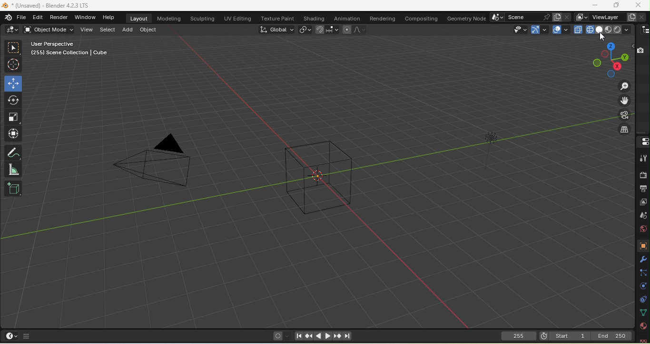 The width and height of the screenshot is (650, 344). Describe the element at coordinates (13, 100) in the screenshot. I see `Rotate` at that location.